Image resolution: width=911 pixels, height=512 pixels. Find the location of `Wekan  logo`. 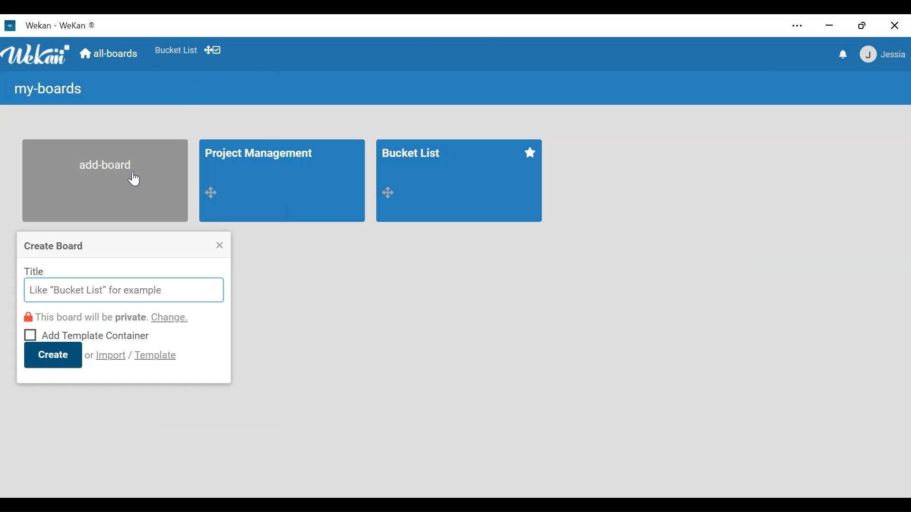

Wekan  logo is located at coordinates (36, 55).